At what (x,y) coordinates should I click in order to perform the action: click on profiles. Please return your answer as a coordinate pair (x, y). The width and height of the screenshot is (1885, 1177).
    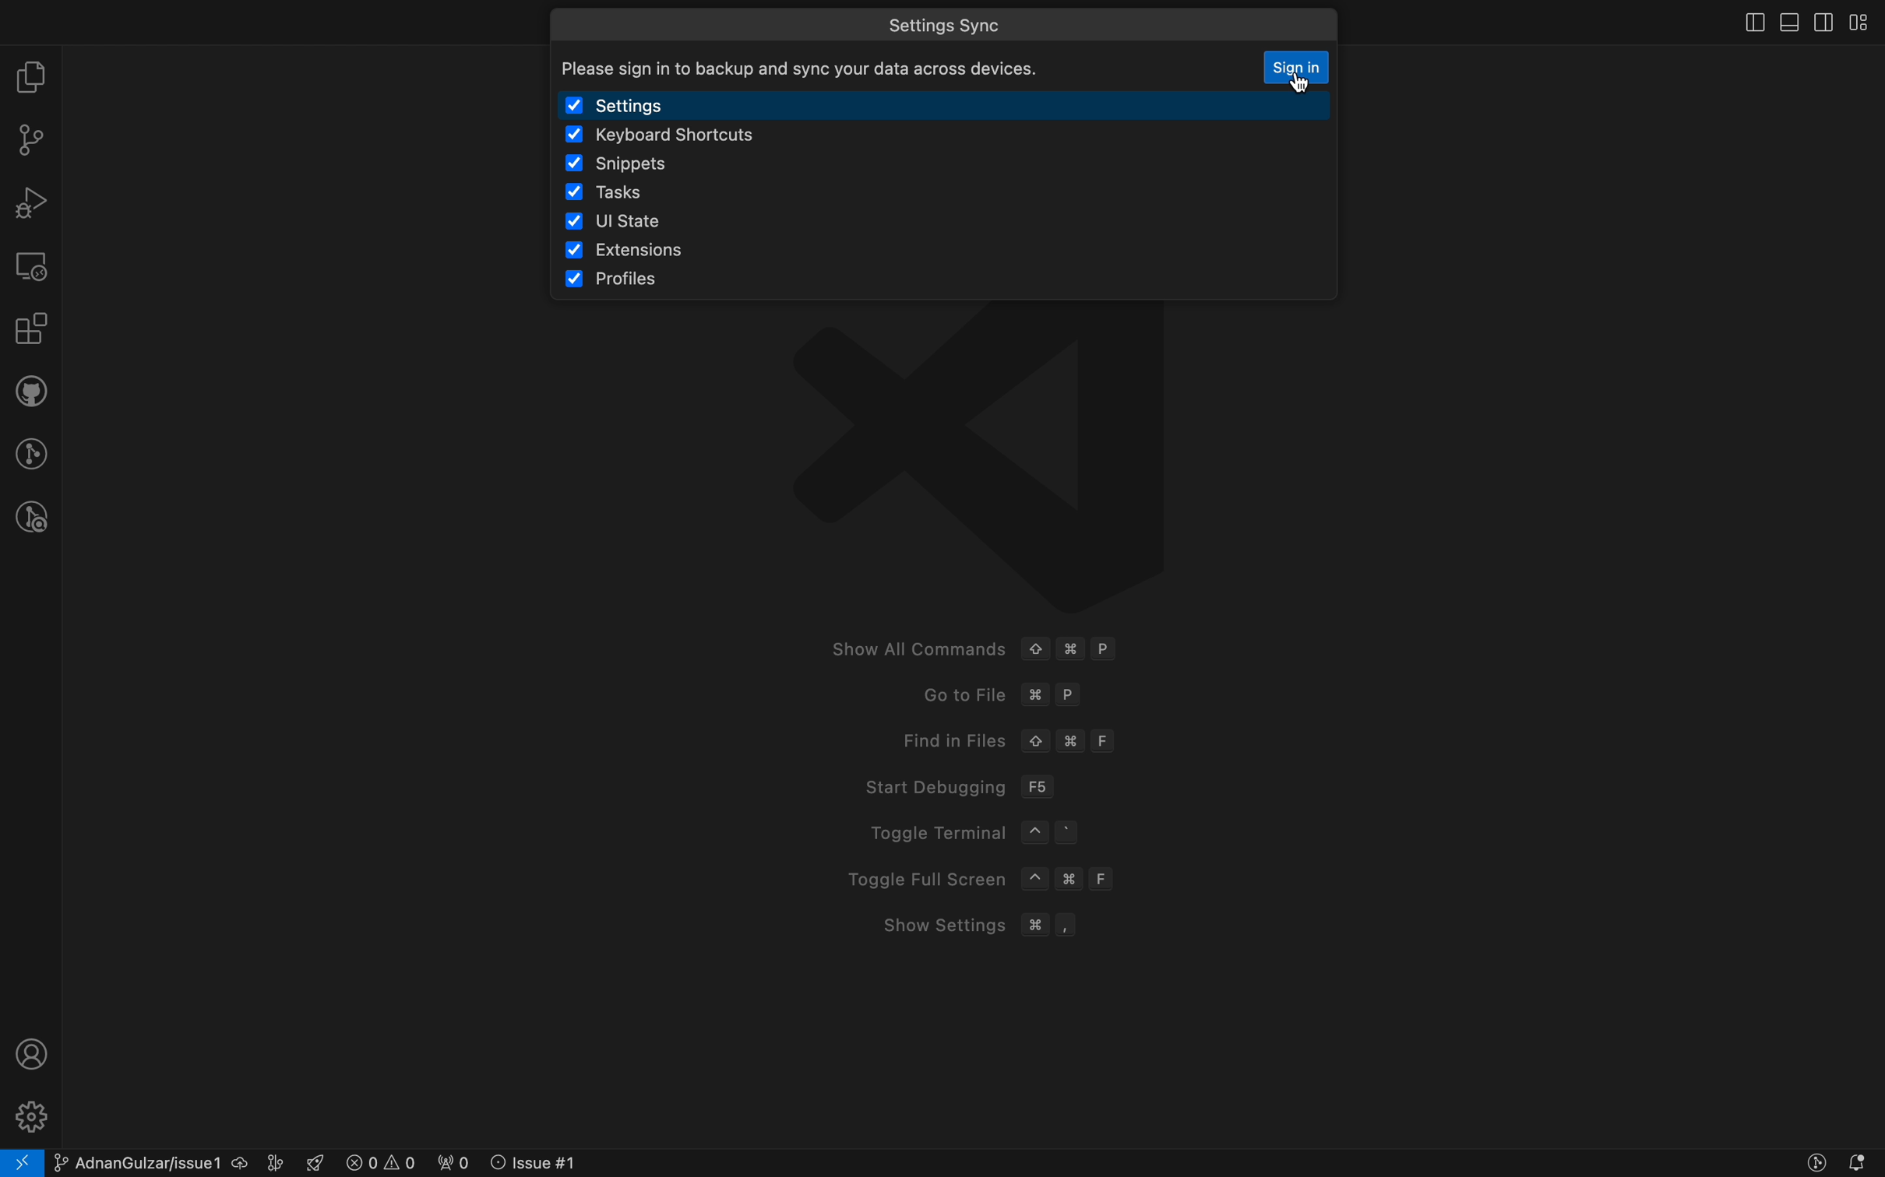
    Looking at the image, I should click on (652, 281).